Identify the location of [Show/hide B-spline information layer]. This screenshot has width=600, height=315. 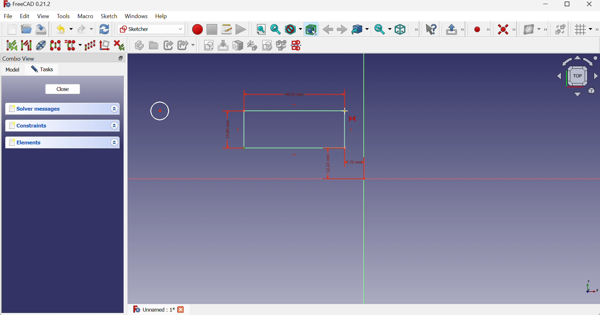
(532, 29).